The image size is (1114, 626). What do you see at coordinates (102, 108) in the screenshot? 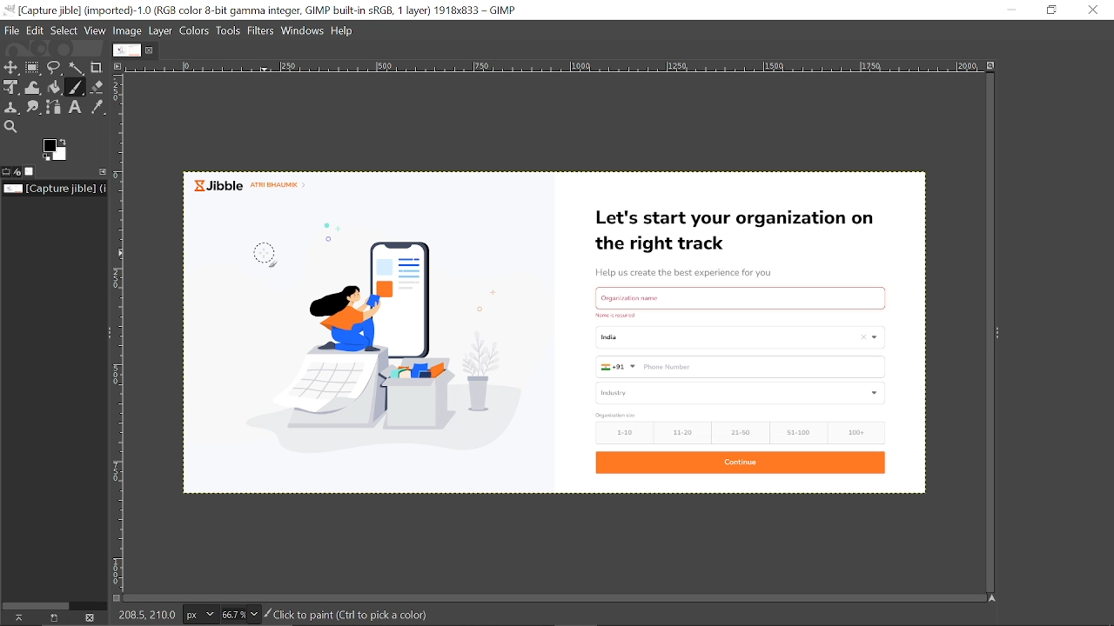
I see `Color picker tool` at bounding box center [102, 108].